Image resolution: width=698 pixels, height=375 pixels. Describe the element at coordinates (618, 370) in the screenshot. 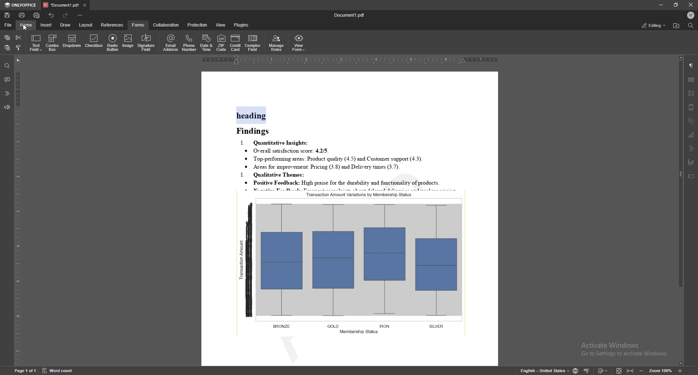

I see `fit to screen` at that location.